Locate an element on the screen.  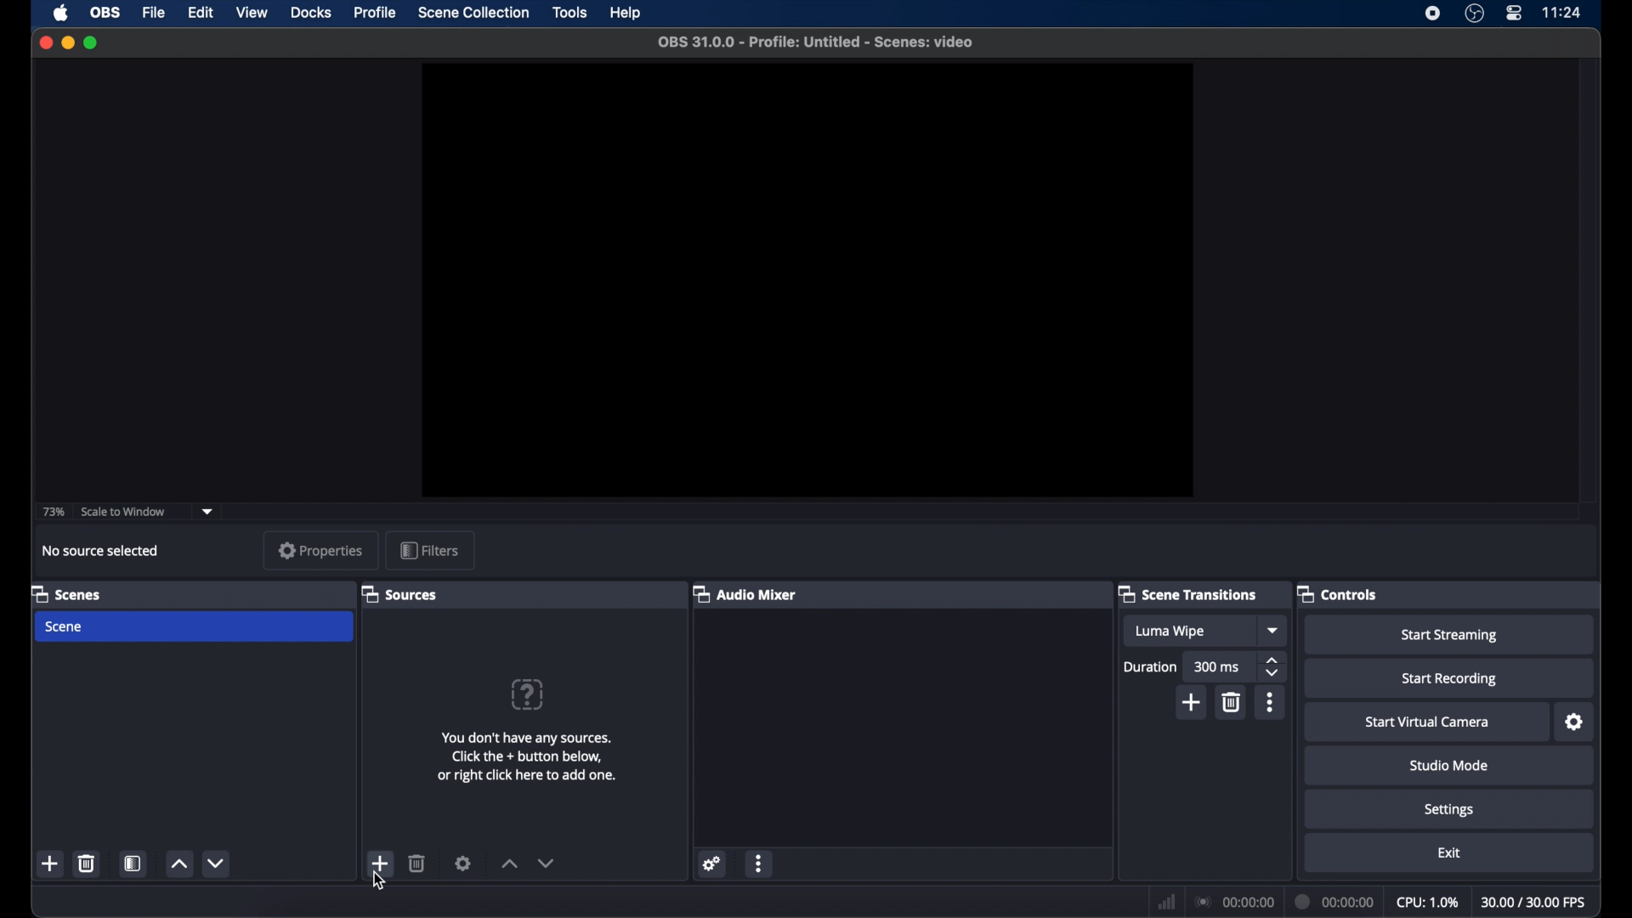
cursor is located at coordinates (379, 881).